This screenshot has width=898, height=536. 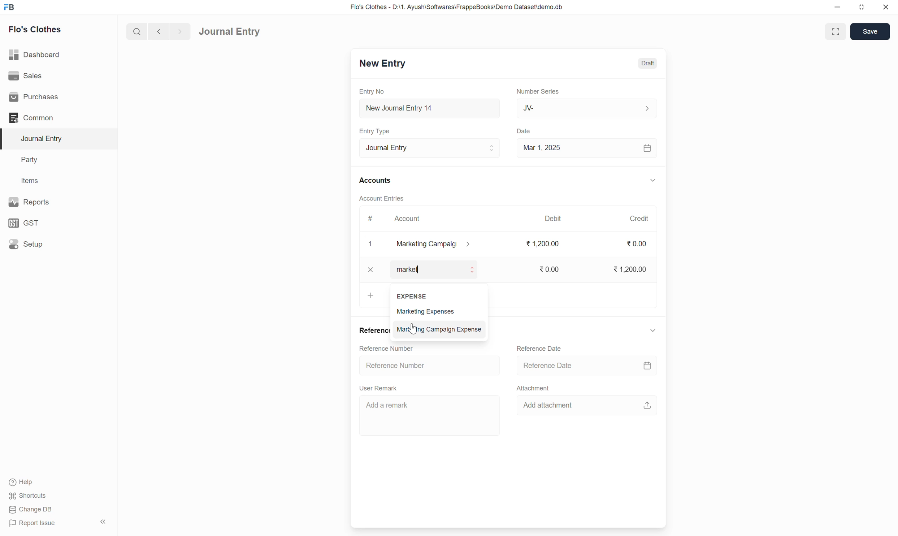 What do you see at coordinates (639, 218) in the screenshot?
I see `Credit` at bounding box center [639, 218].